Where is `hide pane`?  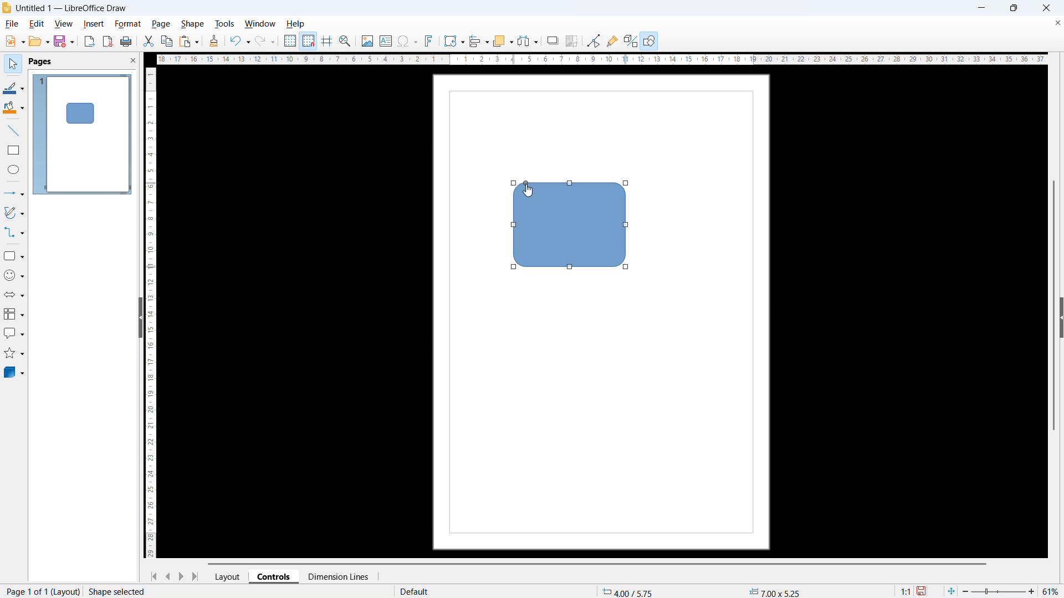 hide pane is located at coordinates (140, 317).